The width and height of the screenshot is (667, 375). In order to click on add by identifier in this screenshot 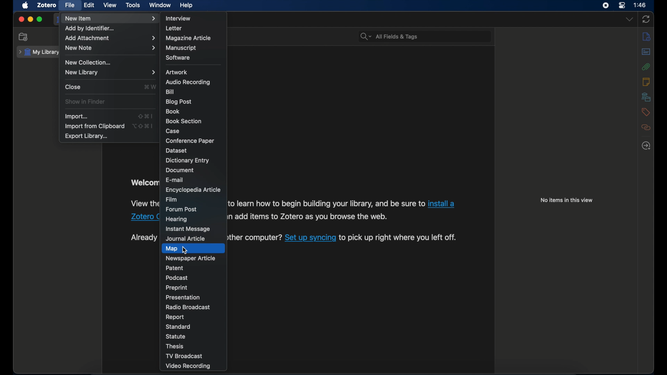, I will do `click(90, 29)`.